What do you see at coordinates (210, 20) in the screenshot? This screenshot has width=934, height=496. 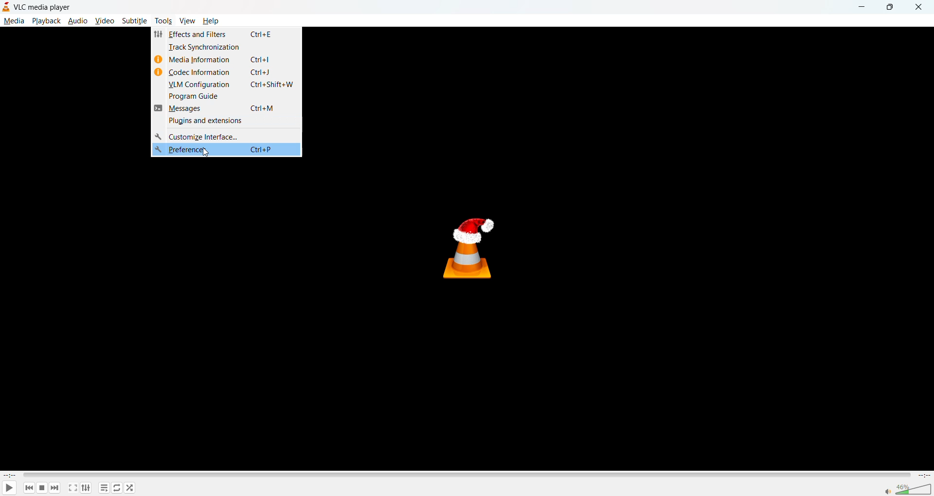 I see `help` at bounding box center [210, 20].